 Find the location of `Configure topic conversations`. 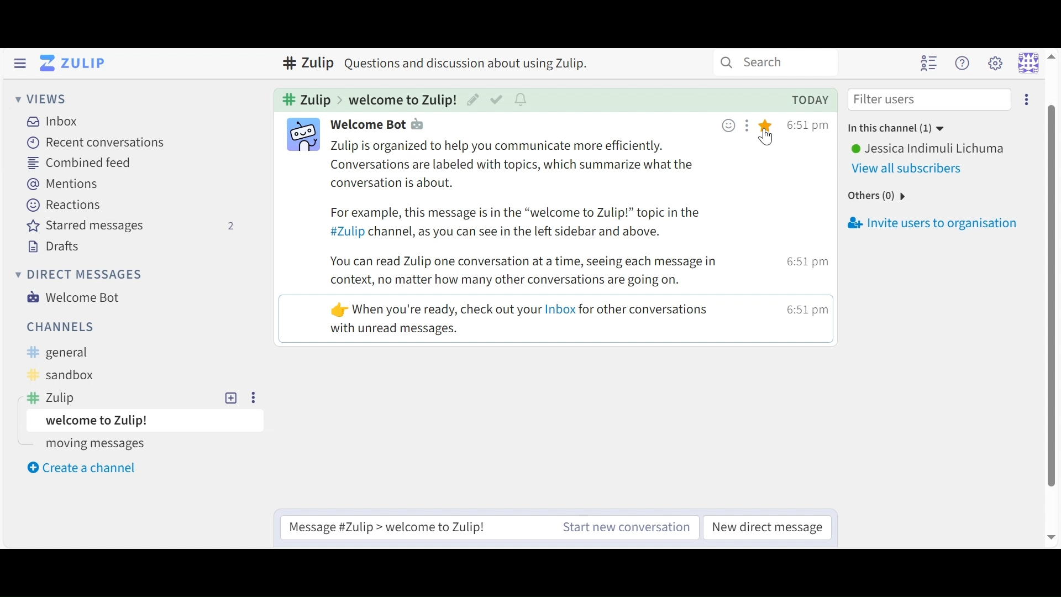

Configure topic conversations is located at coordinates (521, 99).